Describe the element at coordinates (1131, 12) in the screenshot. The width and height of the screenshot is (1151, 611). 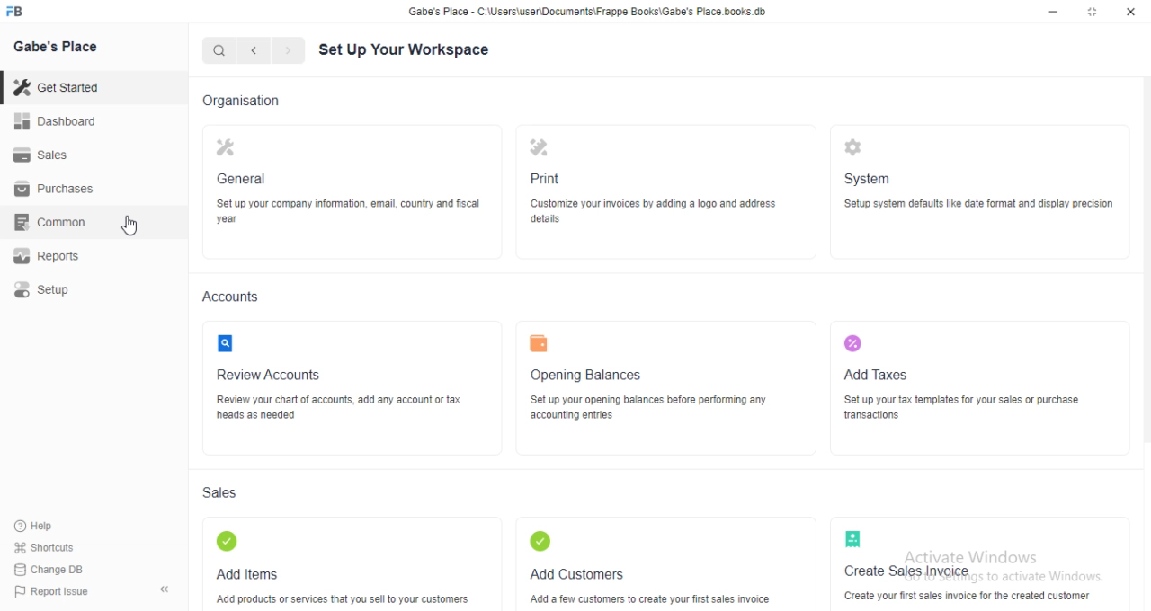
I see `close` at that location.